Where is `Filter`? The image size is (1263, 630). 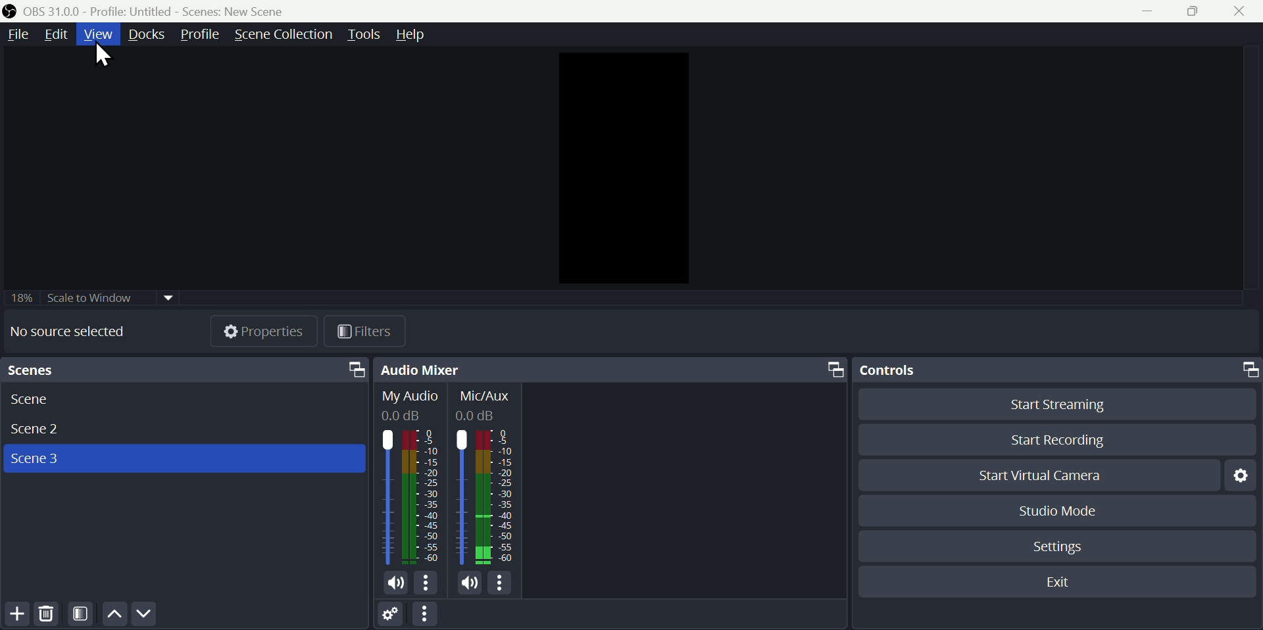
Filter is located at coordinates (82, 616).